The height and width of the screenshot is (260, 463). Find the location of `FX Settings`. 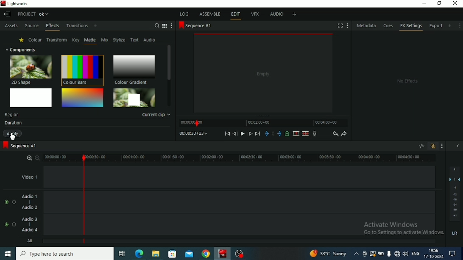

FX Settings is located at coordinates (411, 27).